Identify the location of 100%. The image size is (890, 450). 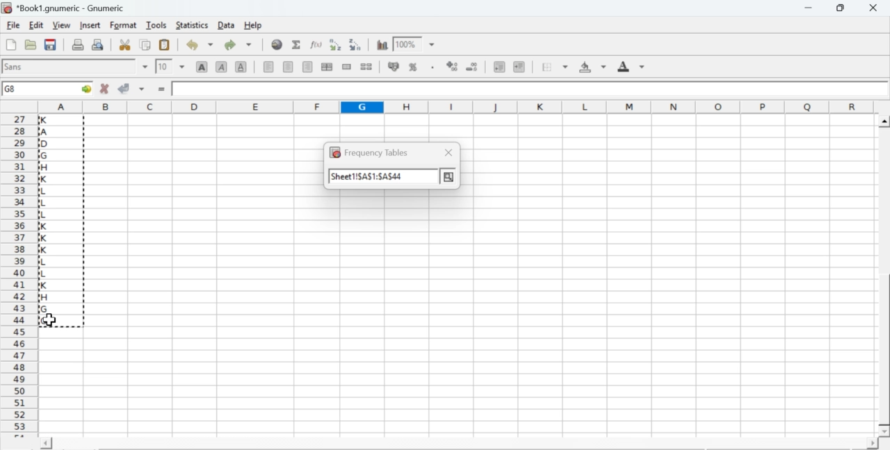
(405, 44).